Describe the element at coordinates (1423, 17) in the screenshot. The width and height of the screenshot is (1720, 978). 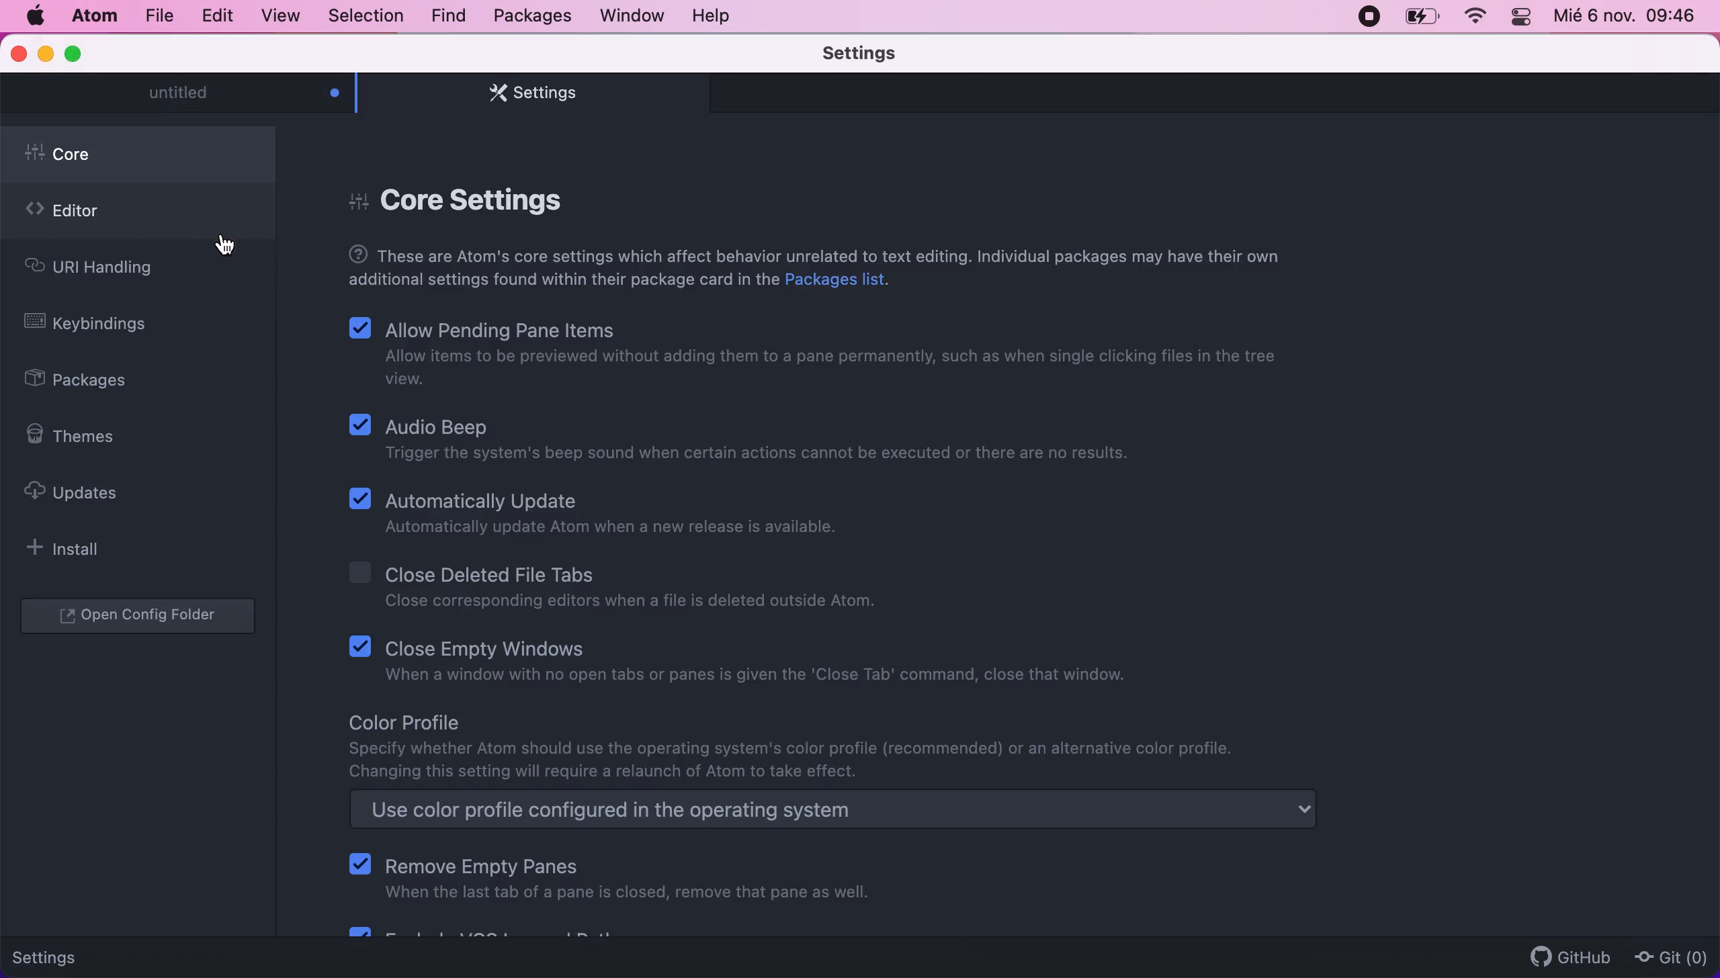
I see `battery` at that location.